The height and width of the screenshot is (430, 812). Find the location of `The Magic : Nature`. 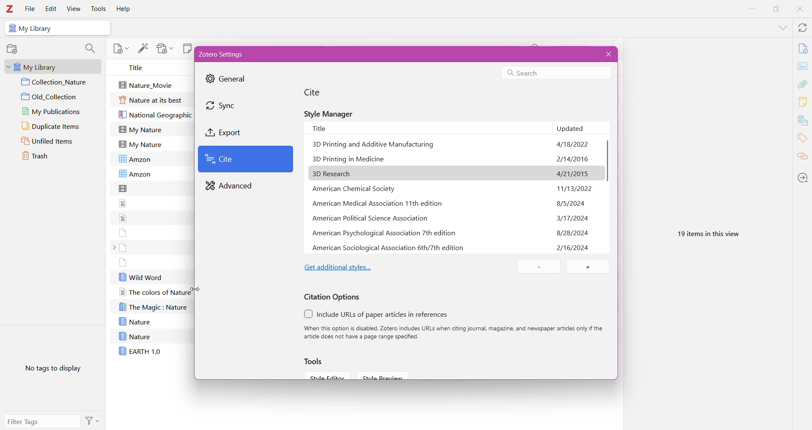

The Magic : Nature is located at coordinates (153, 307).